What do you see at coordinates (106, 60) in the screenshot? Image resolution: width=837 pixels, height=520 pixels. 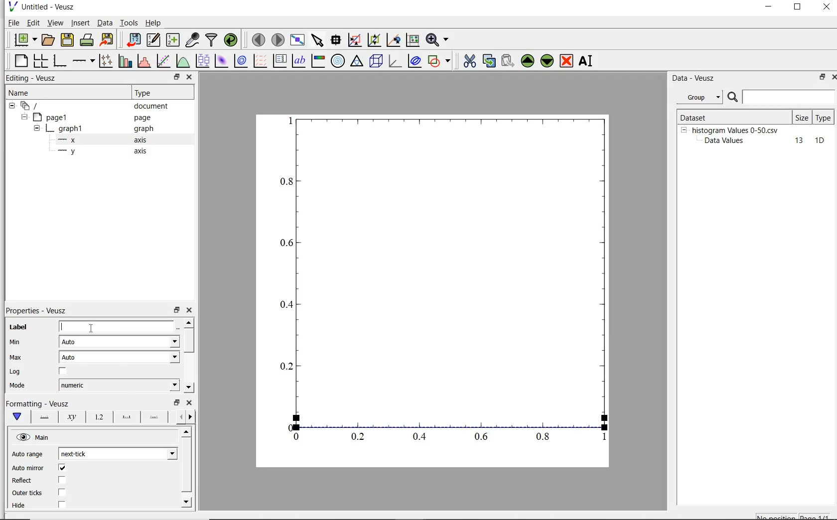 I see `plot points with line and error bars` at bounding box center [106, 60].